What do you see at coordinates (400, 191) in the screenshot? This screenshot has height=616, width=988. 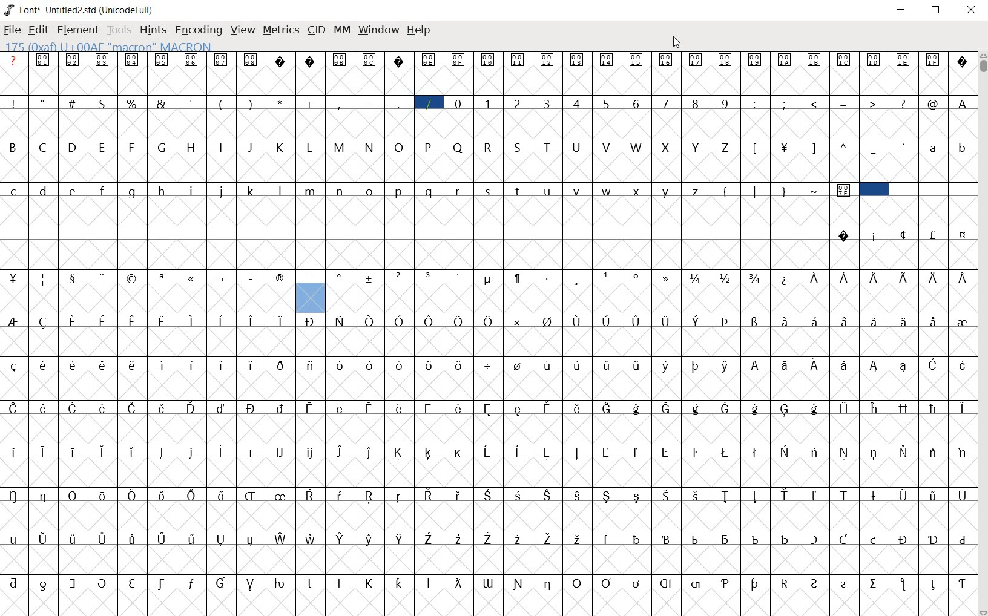 I see `p` at bounding box center [400, 191].